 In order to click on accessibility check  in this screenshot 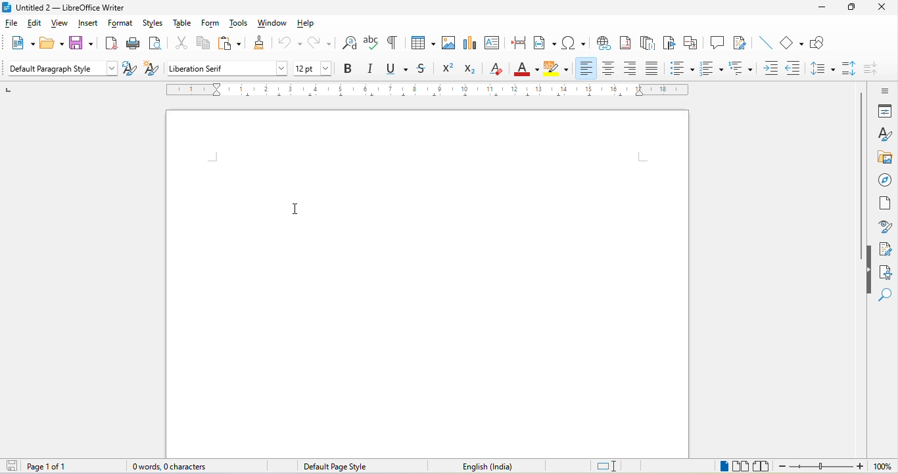, I will do `click(887, 273)`.